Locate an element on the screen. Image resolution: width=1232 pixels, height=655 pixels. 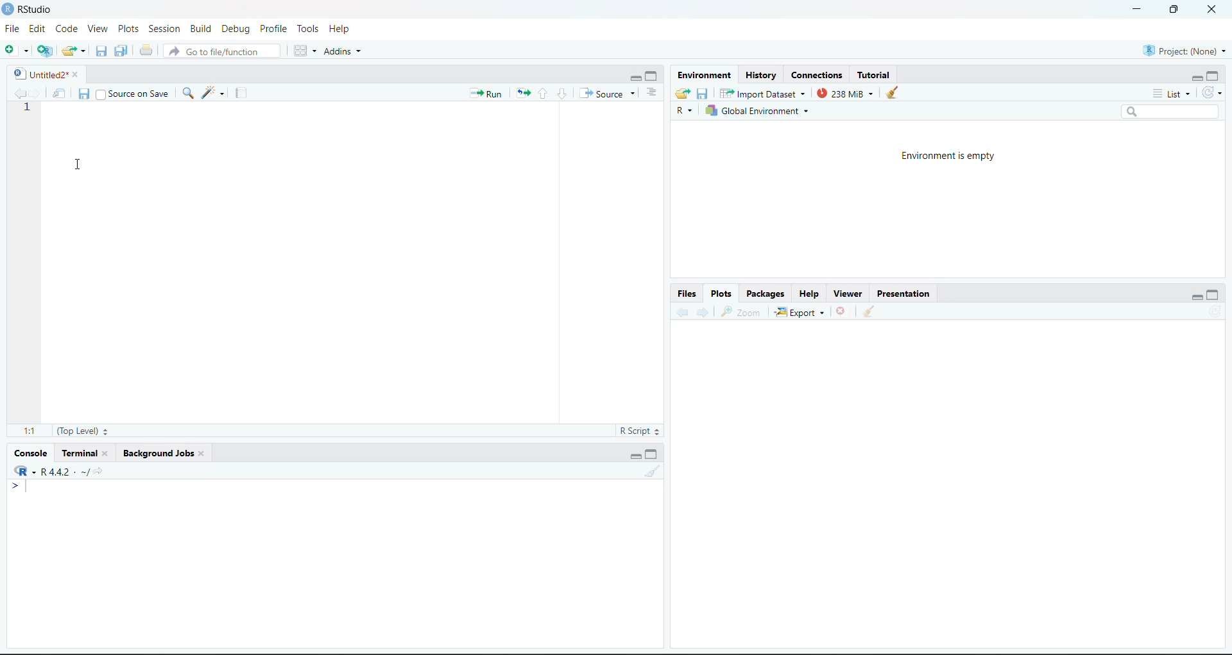
Console is located at coordinates (31, 454).